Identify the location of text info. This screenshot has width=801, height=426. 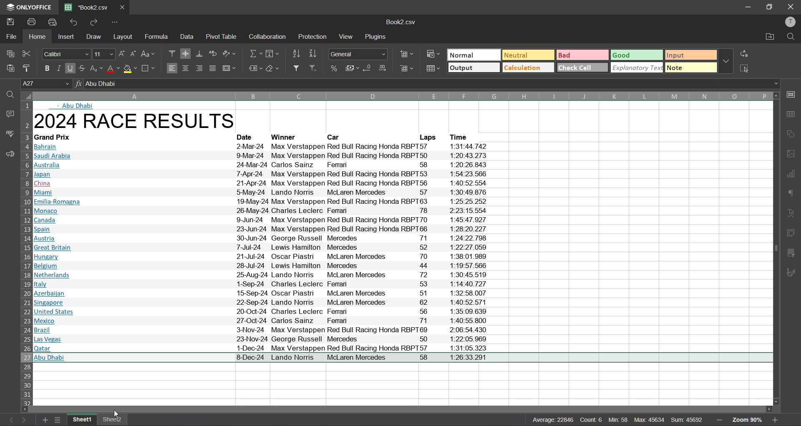
(56, 138).